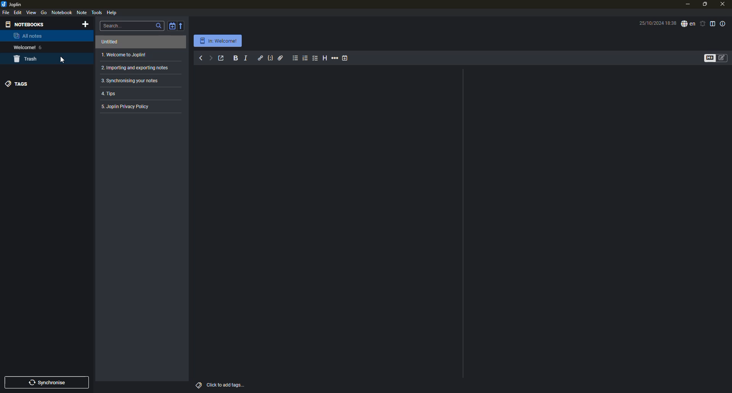  What do you see at coordinates (348, 58) in the screenshot?
I see `insert time` at bounding box center [348, 58].